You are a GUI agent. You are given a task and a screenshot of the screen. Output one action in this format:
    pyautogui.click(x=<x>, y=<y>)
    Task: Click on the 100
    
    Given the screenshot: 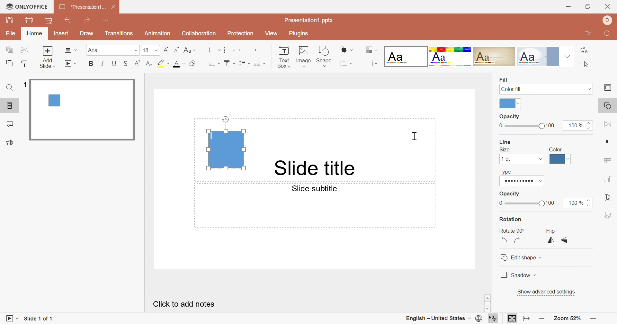 What is the action you would take?
    pyautogui.click(x=551, y=125)
    